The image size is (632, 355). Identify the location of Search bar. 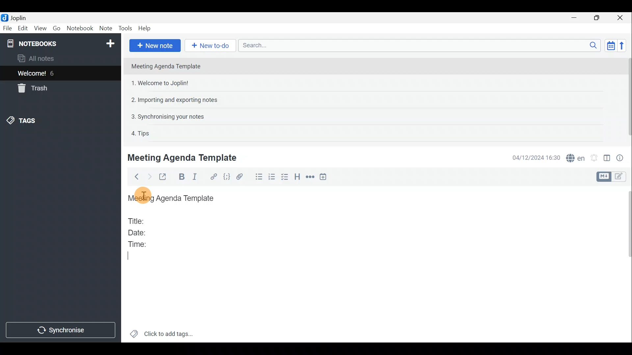
(418, 45).